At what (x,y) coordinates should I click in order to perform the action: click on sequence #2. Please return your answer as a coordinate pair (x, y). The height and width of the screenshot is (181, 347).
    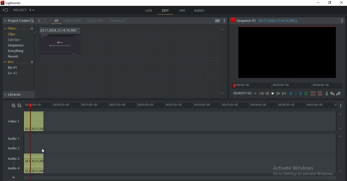
    Looking at the image, I should click on (282, 21).